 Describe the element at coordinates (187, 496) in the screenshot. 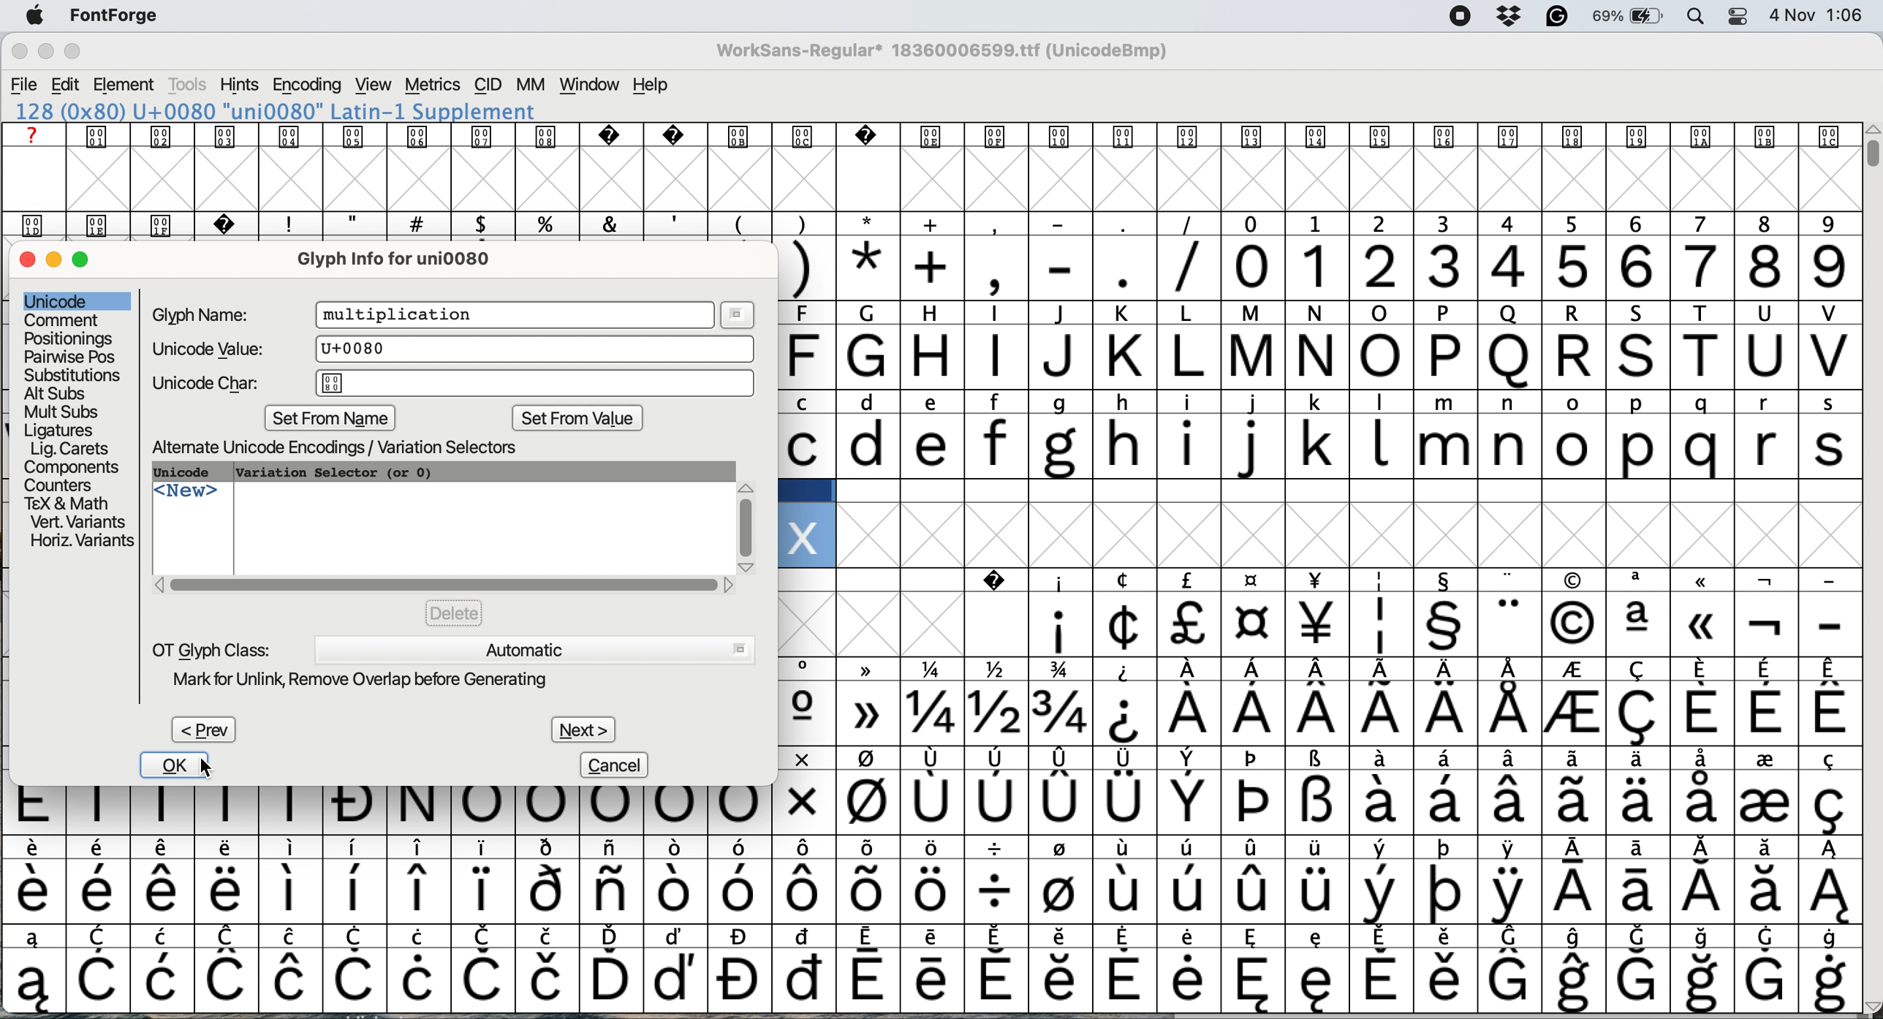

I see `new` at that location.